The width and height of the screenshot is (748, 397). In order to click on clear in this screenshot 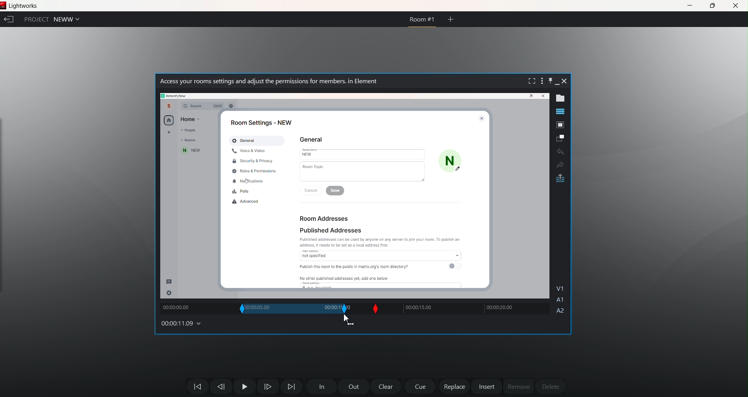, I will do `click(384, 385)`.